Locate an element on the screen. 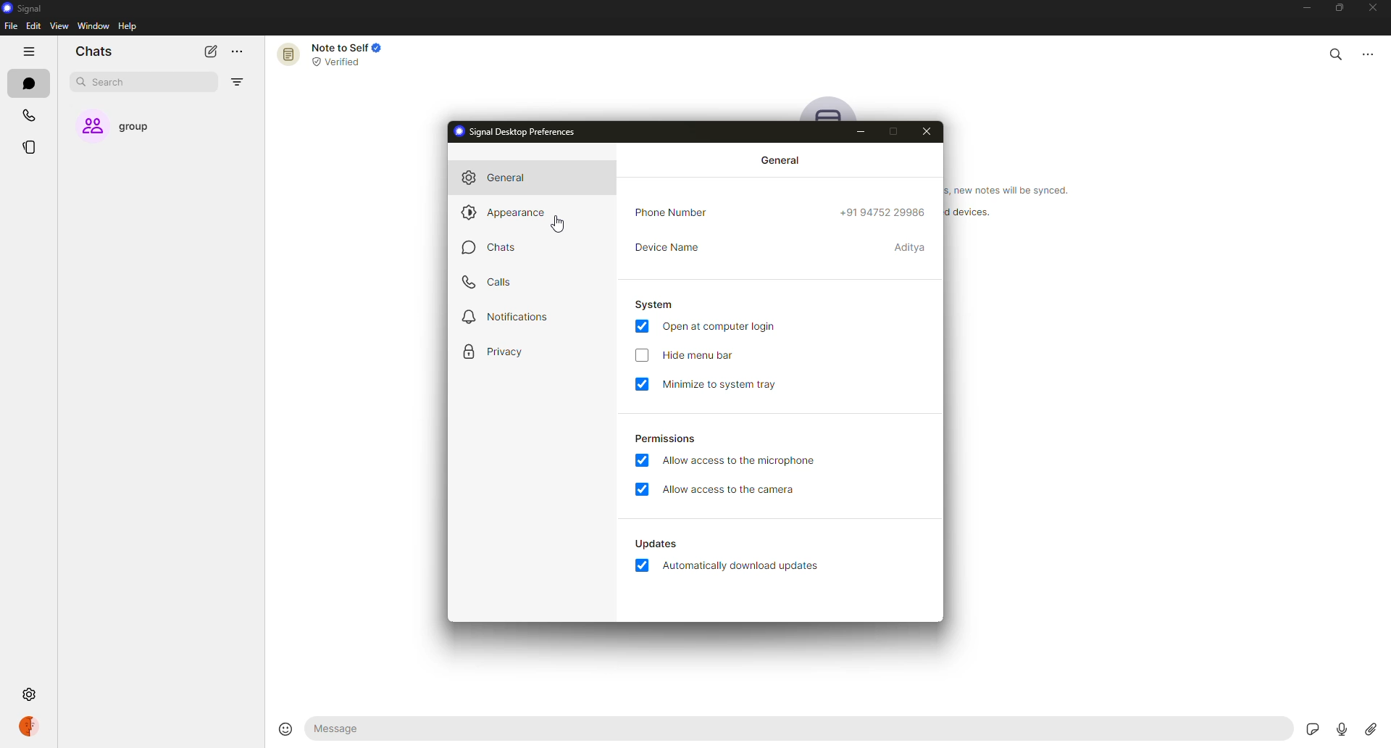  general is located at coordinates (500, 178).